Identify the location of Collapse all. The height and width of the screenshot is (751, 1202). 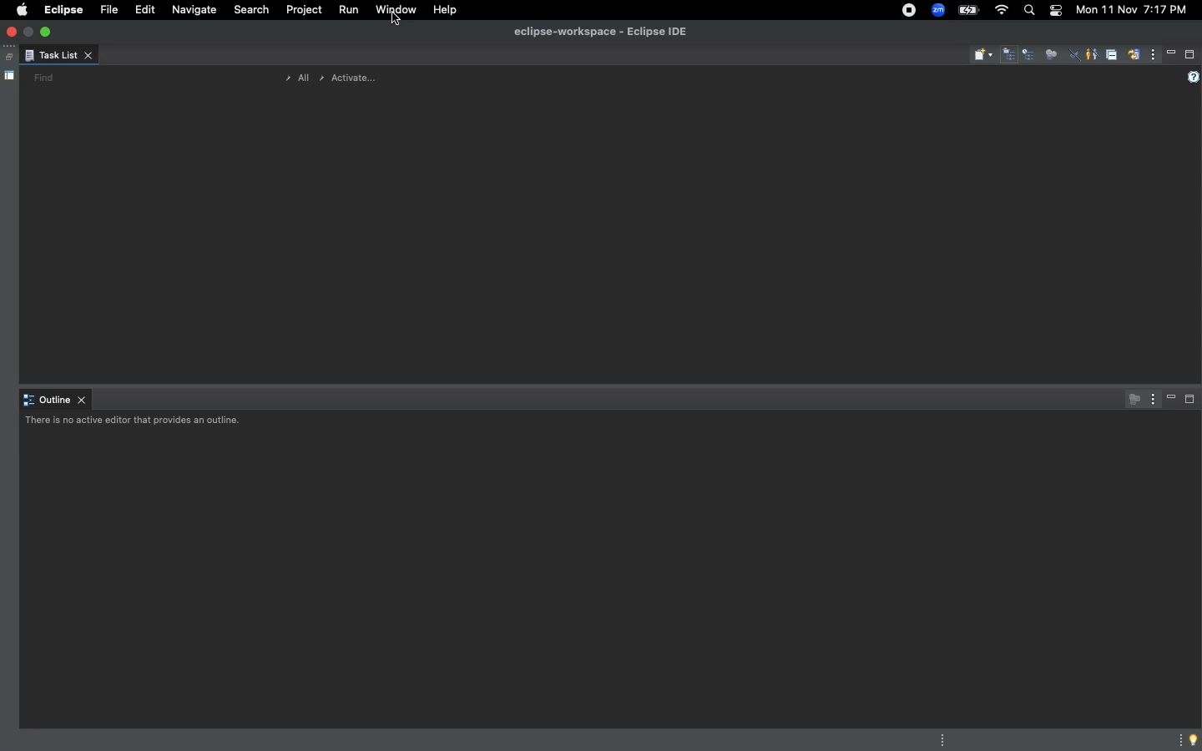
(1111, 57).